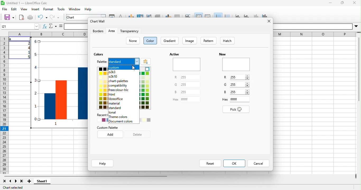 This screenshot has height=190, width=361. Describe the element at coordinates (11, 39) in the screenshot. I see `a` at that location.